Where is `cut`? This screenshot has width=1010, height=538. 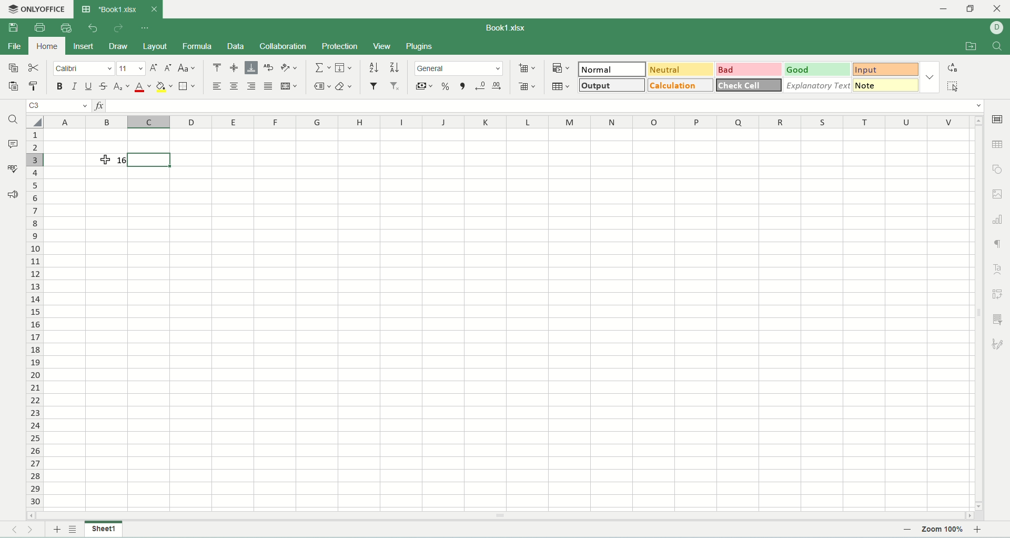
cut is located at coordinates (33, 67).